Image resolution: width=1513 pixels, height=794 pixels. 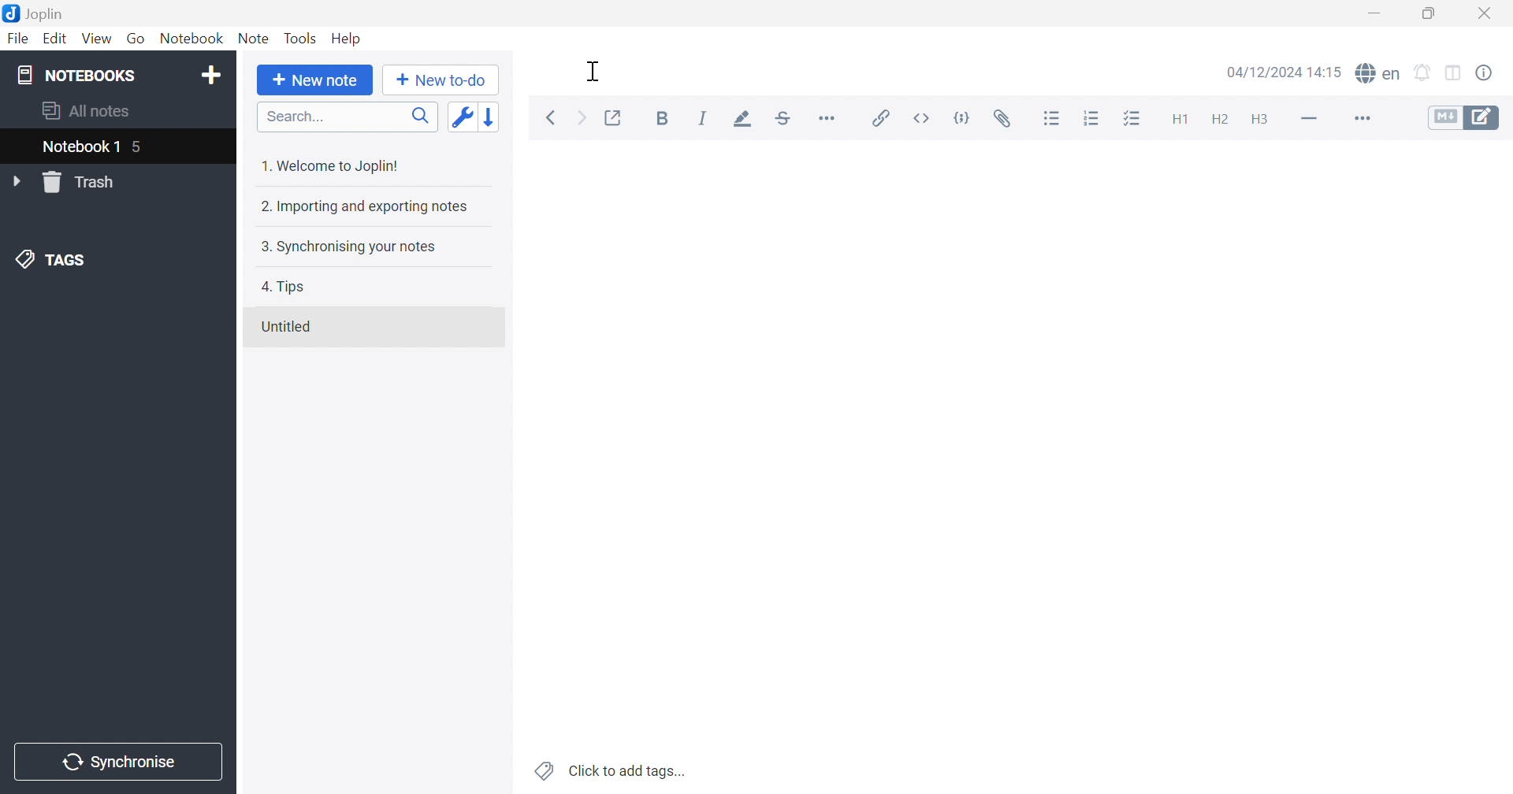 What do you see at coordinates (1377, 72) in the screenshot?
I see `Spell checker` at bounding box center [1377, 72].